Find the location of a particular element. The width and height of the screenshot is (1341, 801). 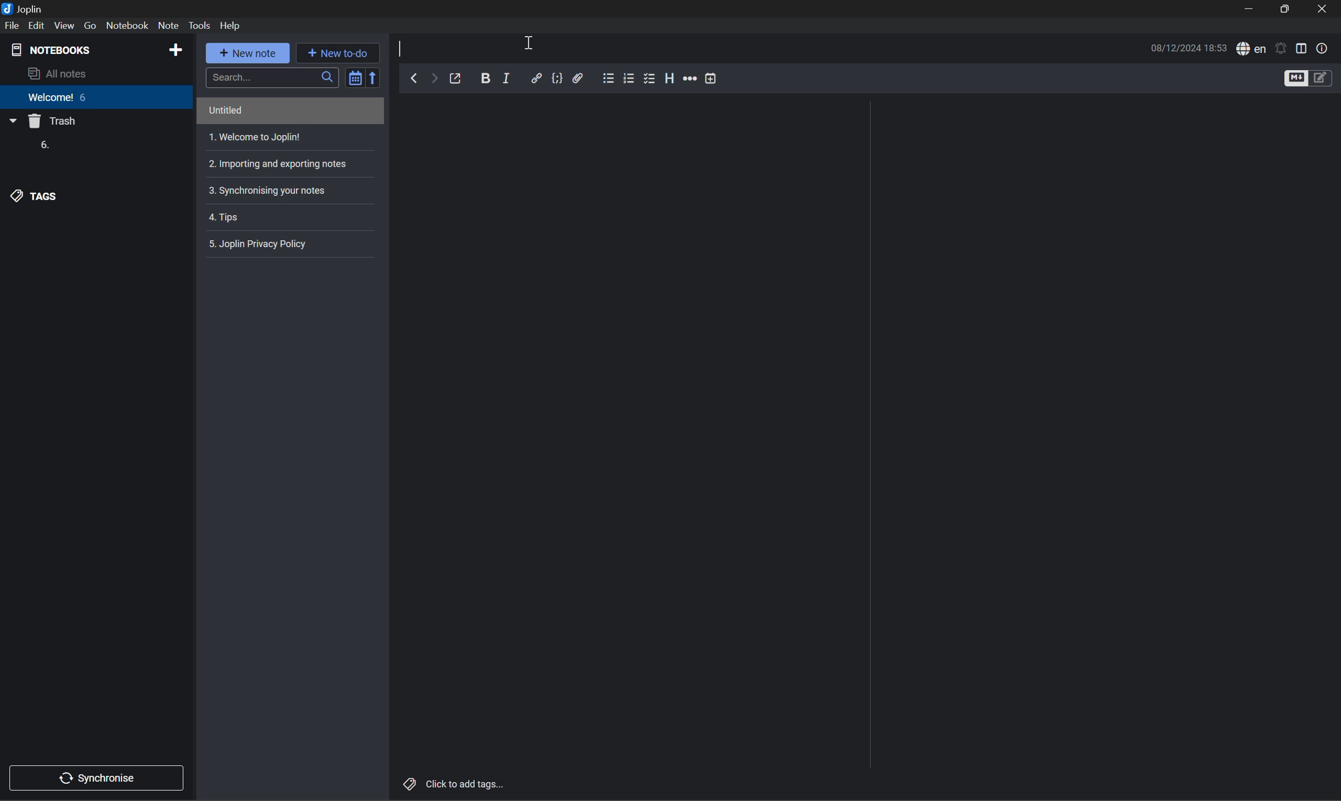

3. Synchronising your notes is located at coordinates (270, 190).